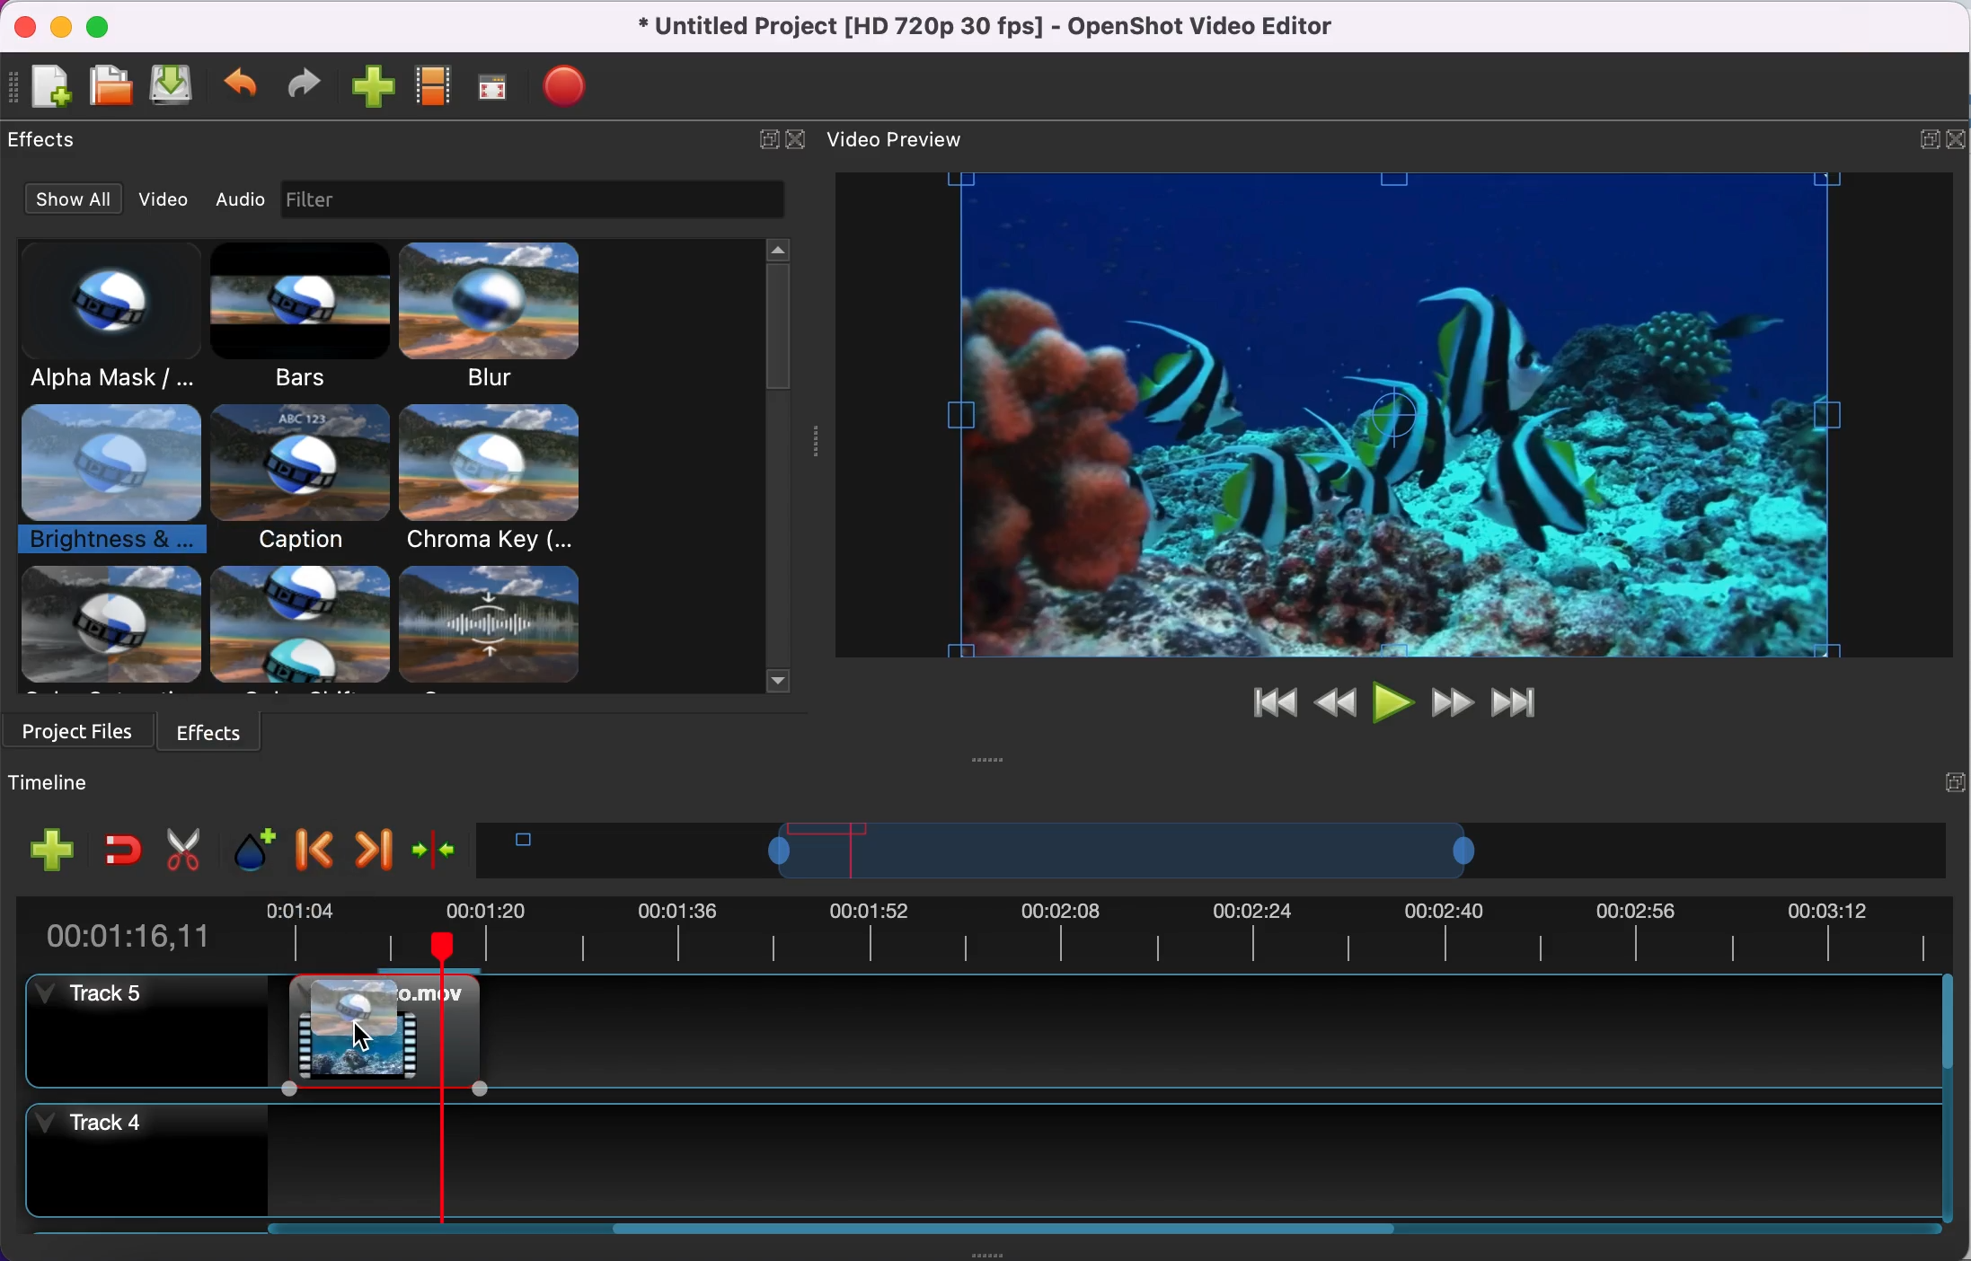 This screenshot has width=1971, height=1261. What do you see at coordinates (112, 483) in the screenshot?
I see `brightness and contrast` at bounding box center [112, 483].